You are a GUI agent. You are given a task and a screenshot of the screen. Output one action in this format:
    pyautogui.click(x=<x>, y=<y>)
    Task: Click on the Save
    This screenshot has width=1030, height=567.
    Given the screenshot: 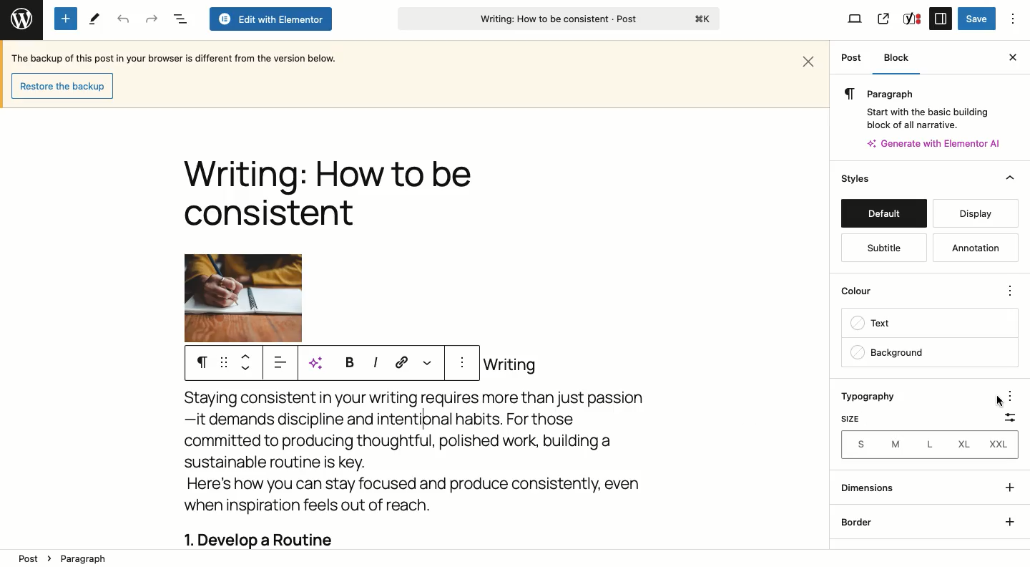 What is the action you would take?
    pyautogui.click(x=976, y=19)
    